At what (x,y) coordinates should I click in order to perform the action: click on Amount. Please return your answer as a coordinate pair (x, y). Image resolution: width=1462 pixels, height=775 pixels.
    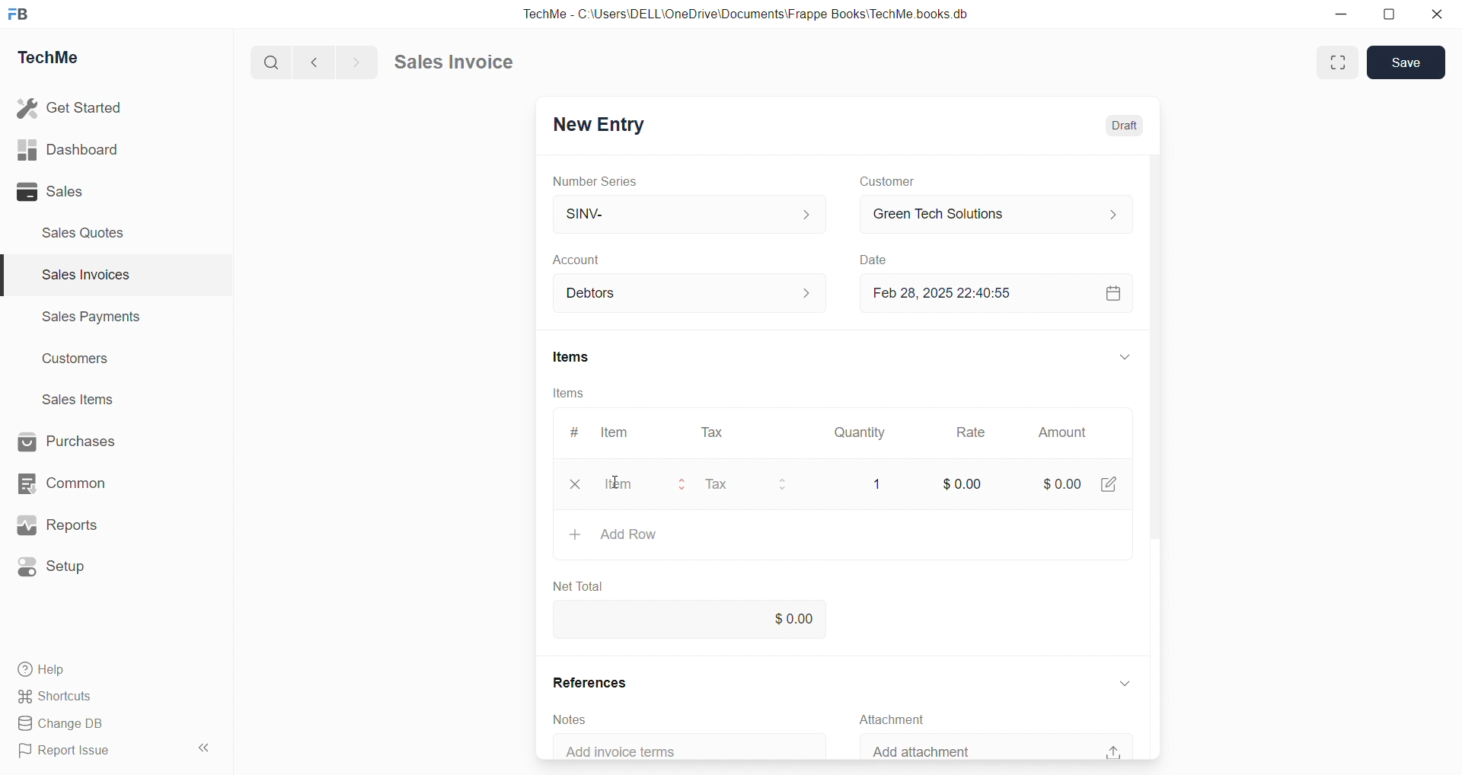
    Looking at the image, I should click on (1063, 432).